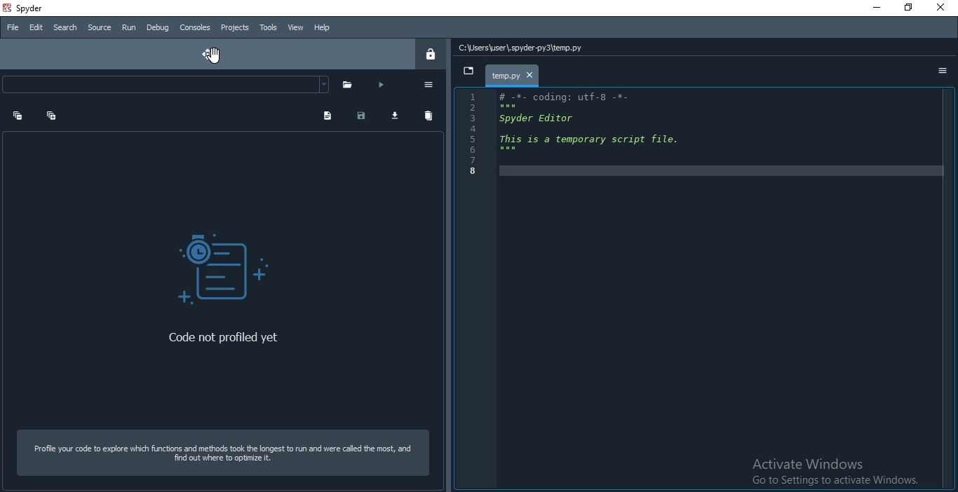 The width and height of the screenshot is (958, 492). Describe the element at coordinates (942, 8) in the screenshot. I see `Close` at that location.